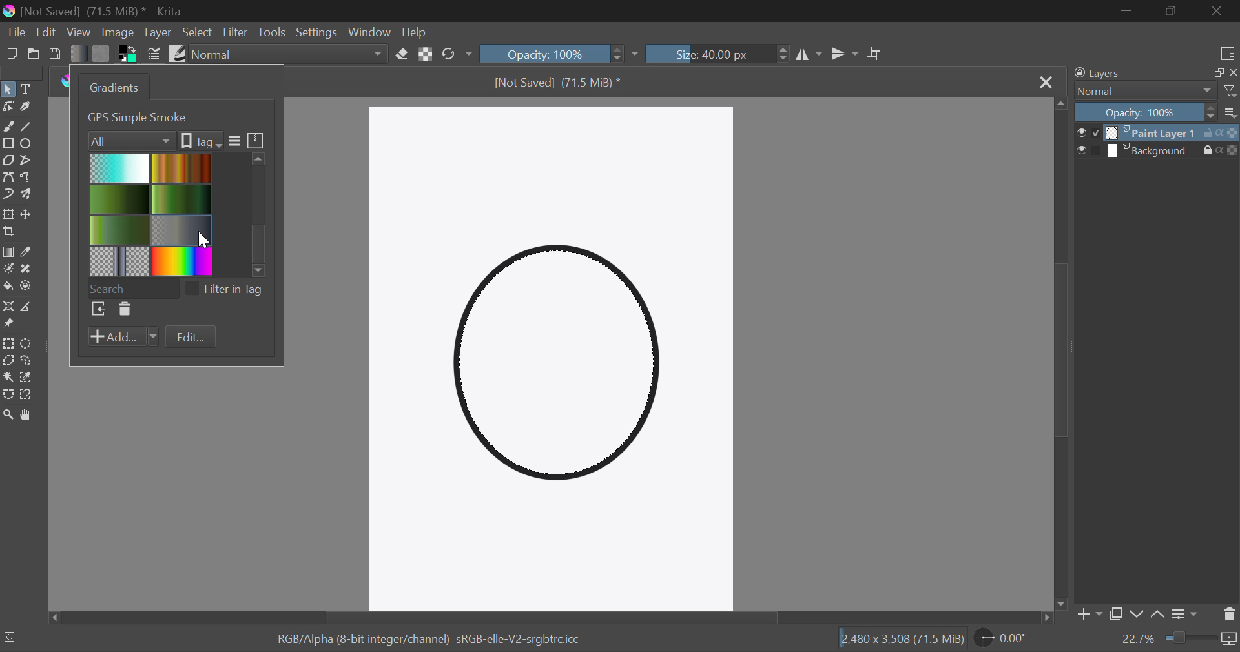 This screenshot has height=652, width=1240. I want to click on Rotate Page , so click(1000, 638).